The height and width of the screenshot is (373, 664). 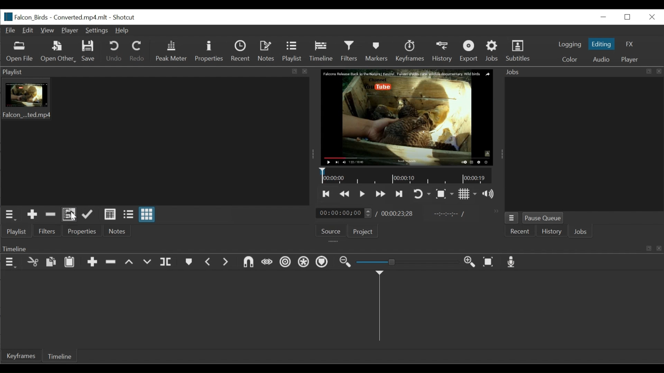 I want to click on Ripple Markers, so click(x=323, y=263).